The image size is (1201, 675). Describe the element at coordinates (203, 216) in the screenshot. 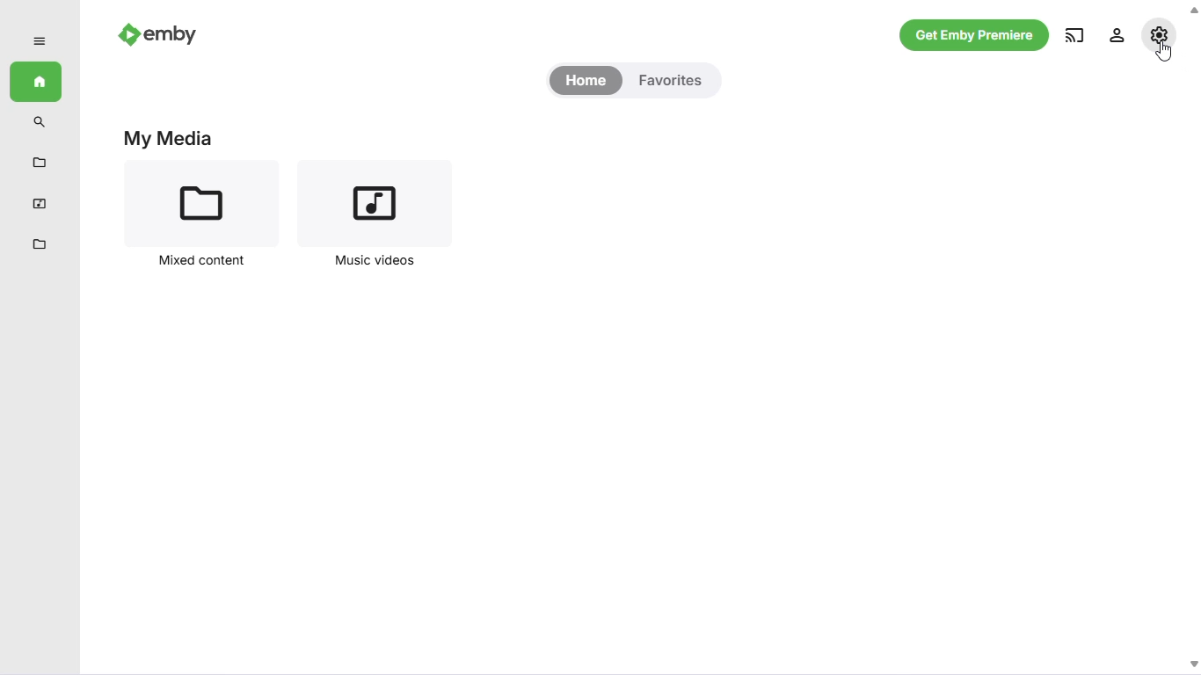

I see `mixed content` at that location.